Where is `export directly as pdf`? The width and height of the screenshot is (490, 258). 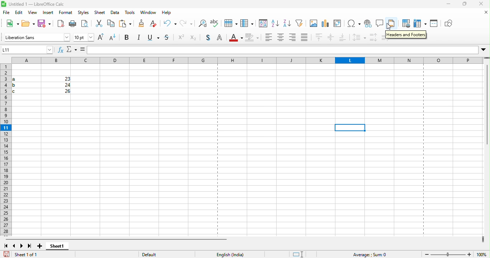
export directly as pdf is located at coordinates (60, 24).